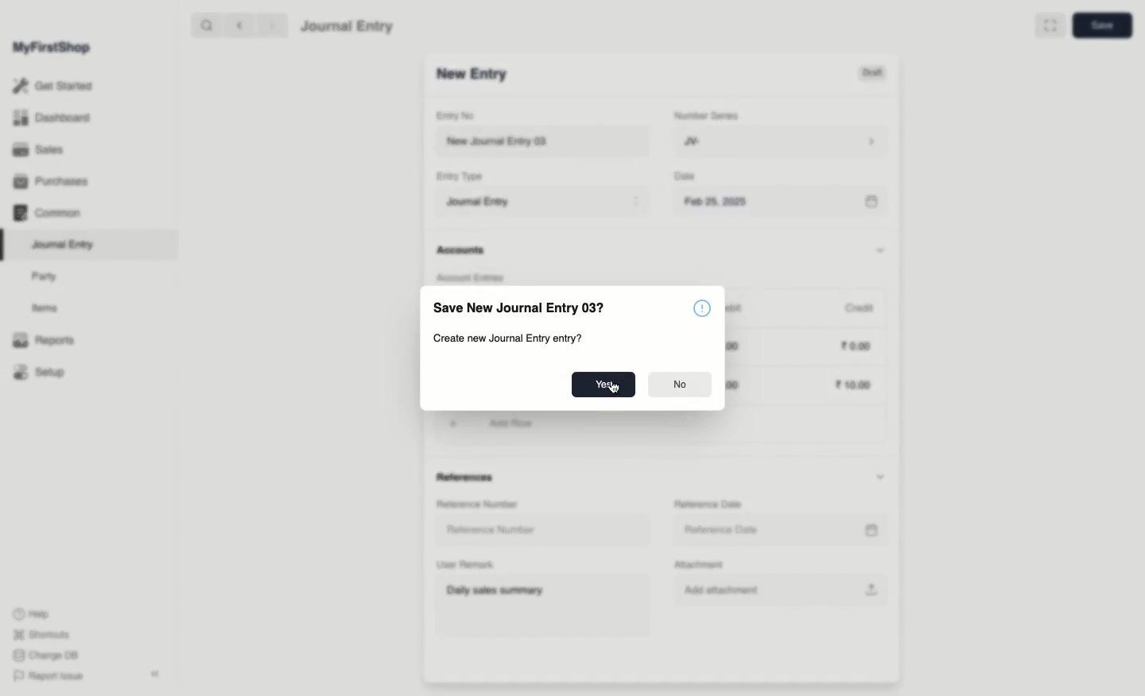 The height and width of the screenshot is (696, 1145). I want to click on cursor, so click(617, 391).